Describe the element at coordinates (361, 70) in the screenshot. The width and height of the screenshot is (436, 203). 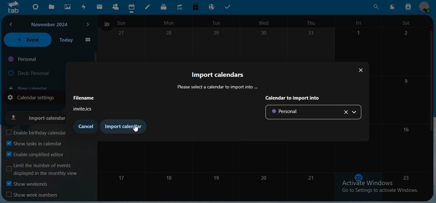
I see `close` at that location.